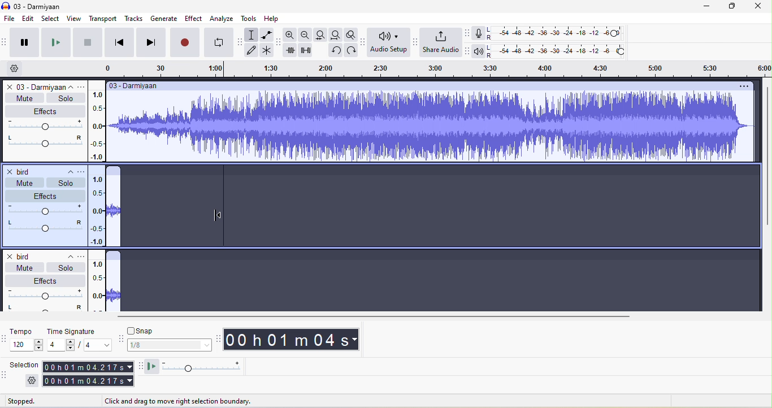 This screenshot has width=772, height=408. I want to click on analyze, so click(222, 19).